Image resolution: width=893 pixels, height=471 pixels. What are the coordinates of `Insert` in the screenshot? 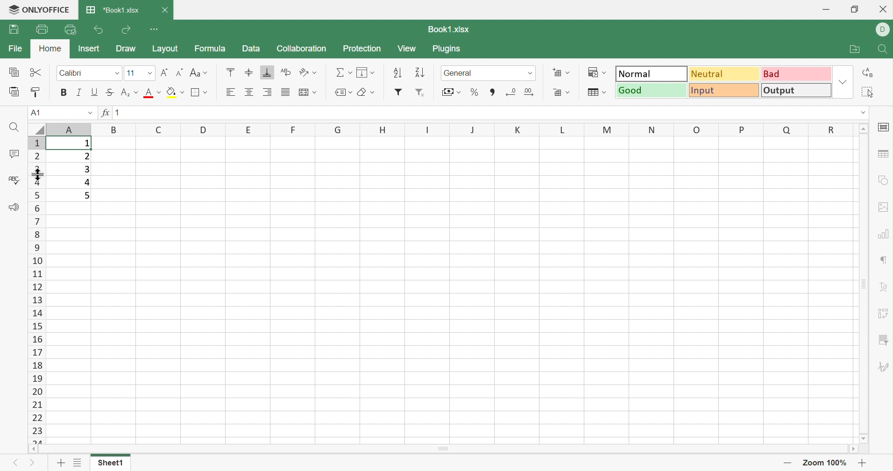 It's located at (89, 49).